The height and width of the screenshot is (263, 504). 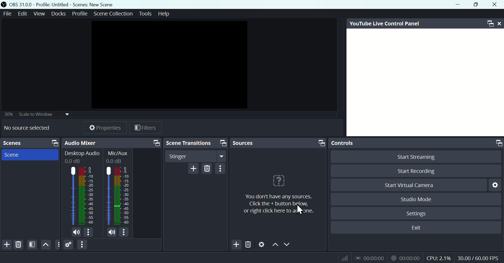 I want to click on Maximise, so click(x=477, y=4).